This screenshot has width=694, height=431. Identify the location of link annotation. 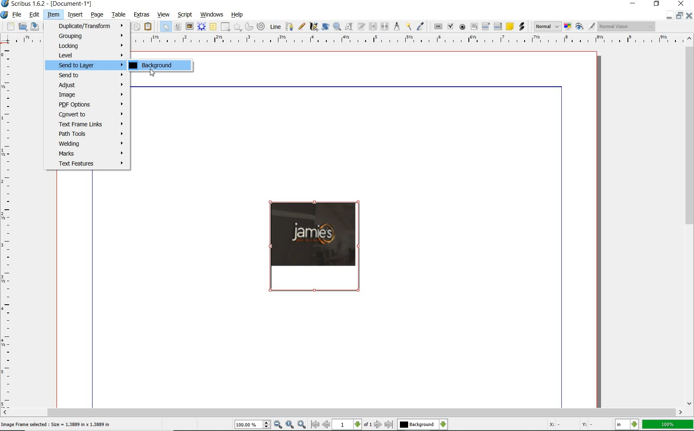
(522, 27).